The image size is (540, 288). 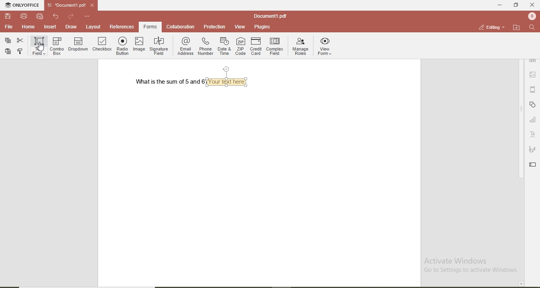 What do you see at coordinates (205, 47) in the screenshot?
I see `phone number` at bounding box center [205, 47].